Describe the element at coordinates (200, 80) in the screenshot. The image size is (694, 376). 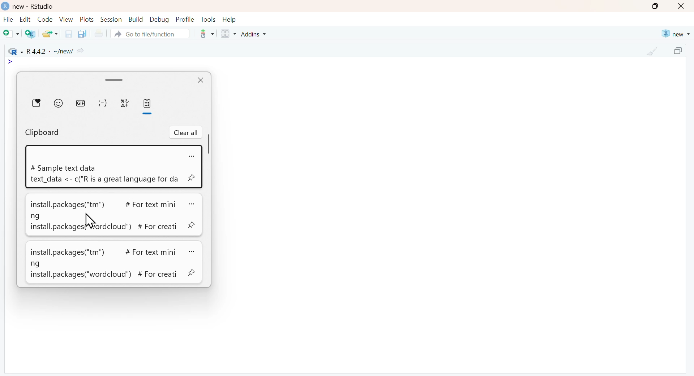
I see `close` at that location.